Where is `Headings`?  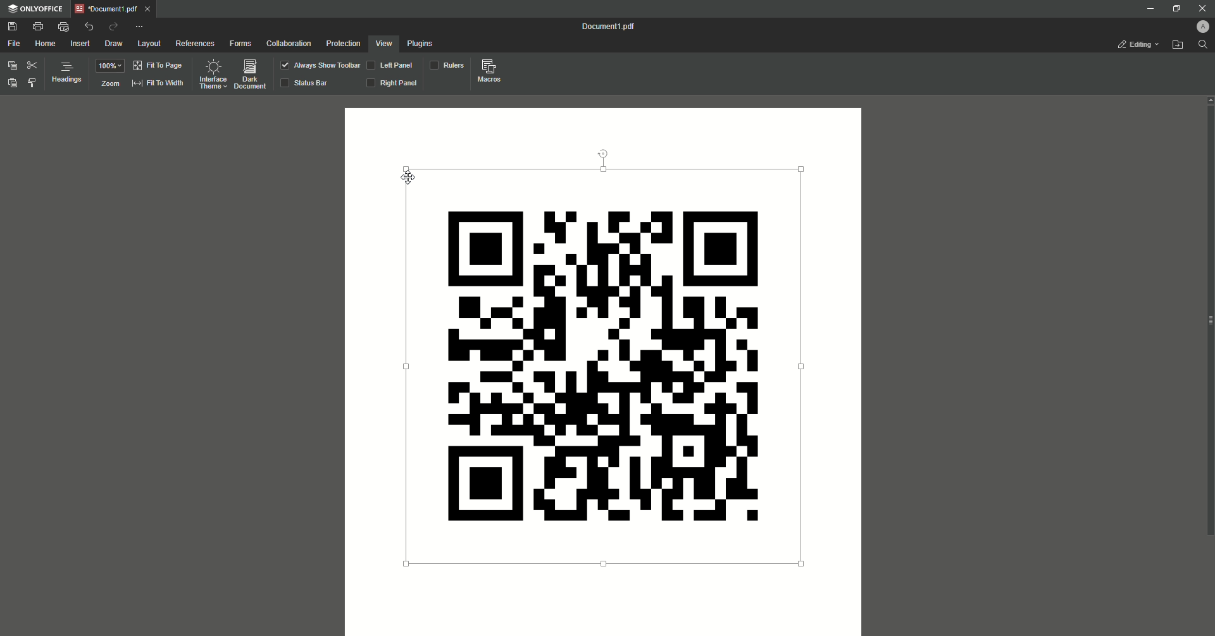 Headings is located at coordinates (66, 73).